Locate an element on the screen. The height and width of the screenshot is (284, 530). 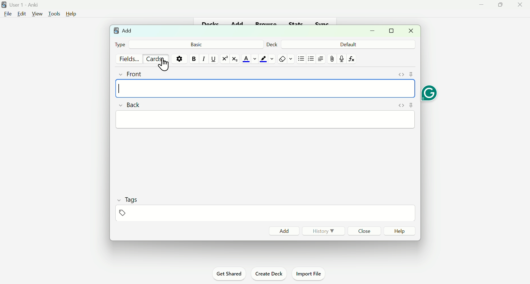
Back is located at coordinates (130, 105).